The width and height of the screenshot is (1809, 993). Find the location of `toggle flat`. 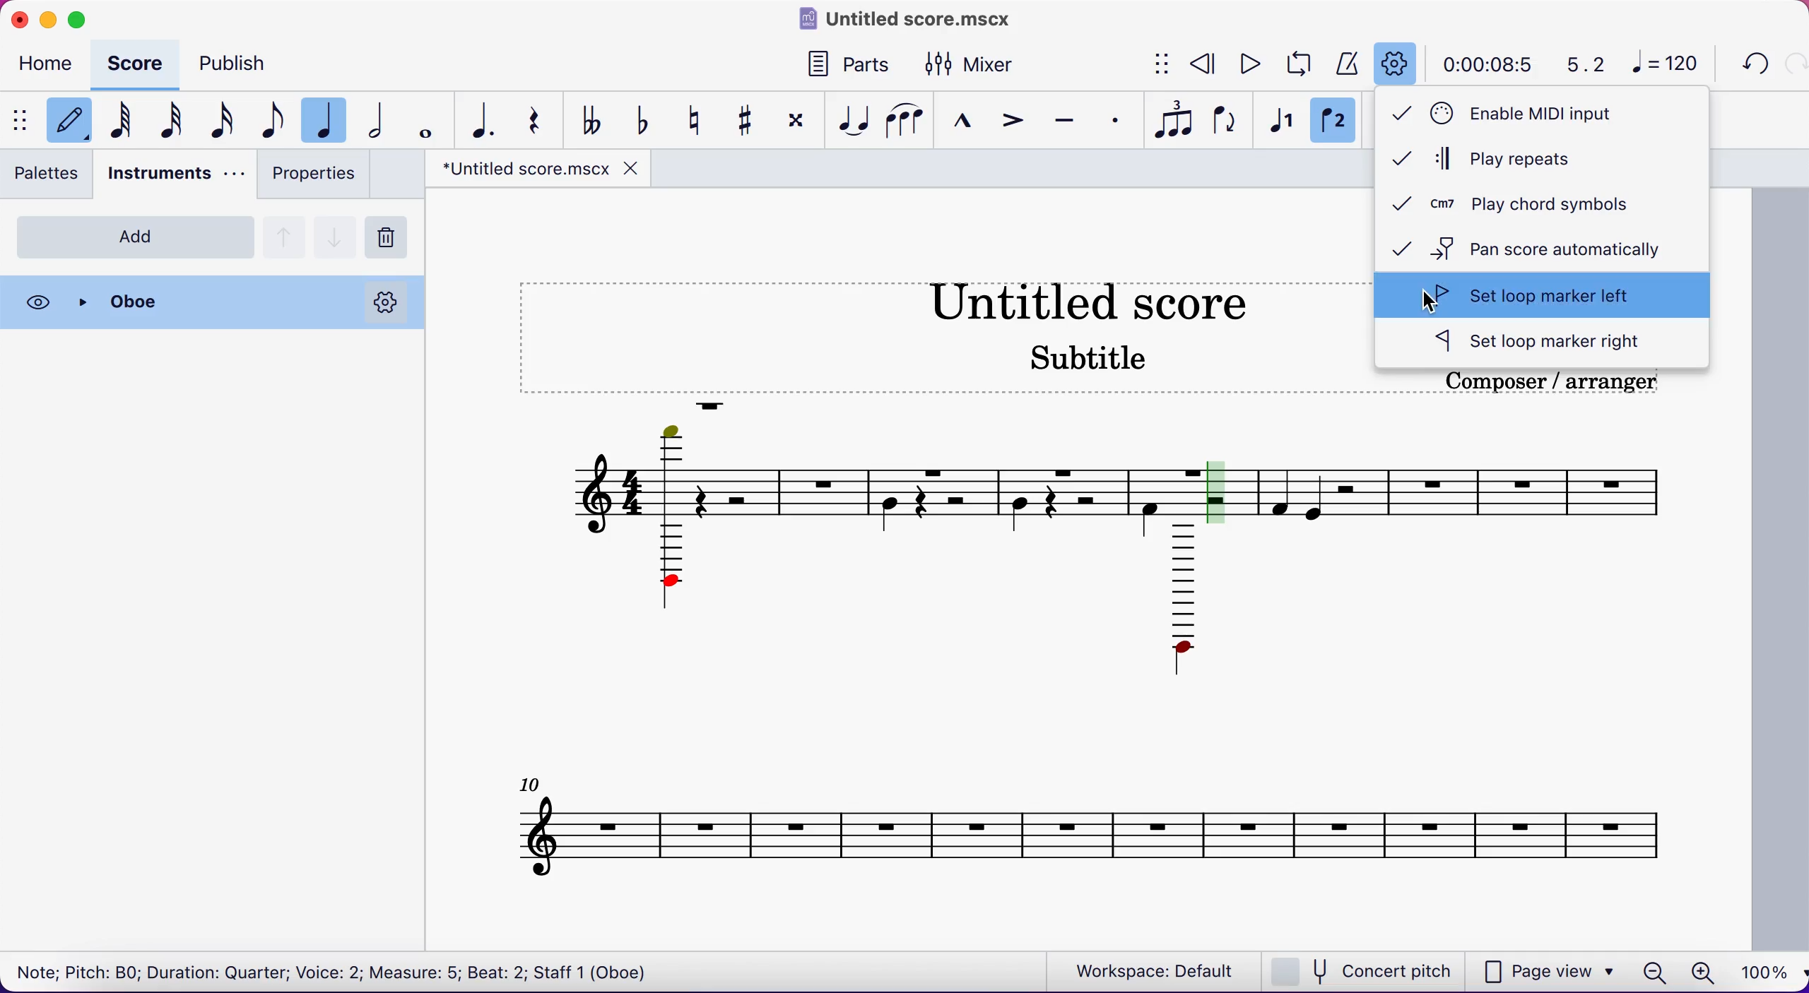

toggle flat is located at coordinates (647, 118).